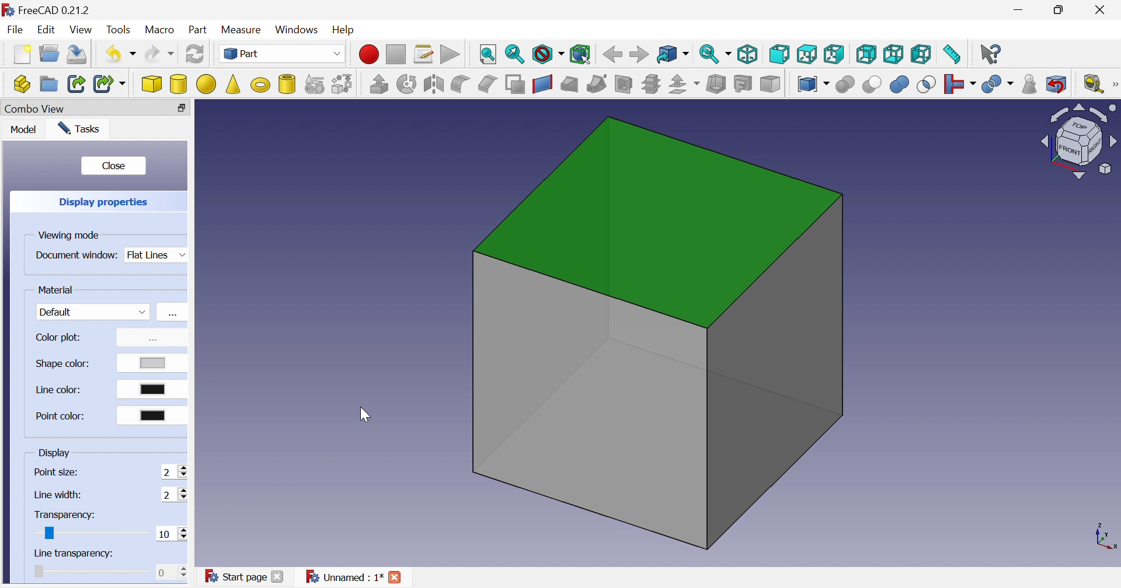  I want to click on Save, so click(80, 54).